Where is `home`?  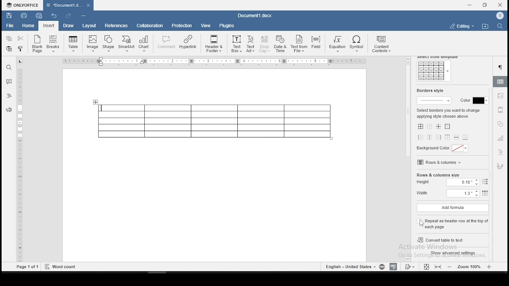 home is located at coordinates (28, 26).